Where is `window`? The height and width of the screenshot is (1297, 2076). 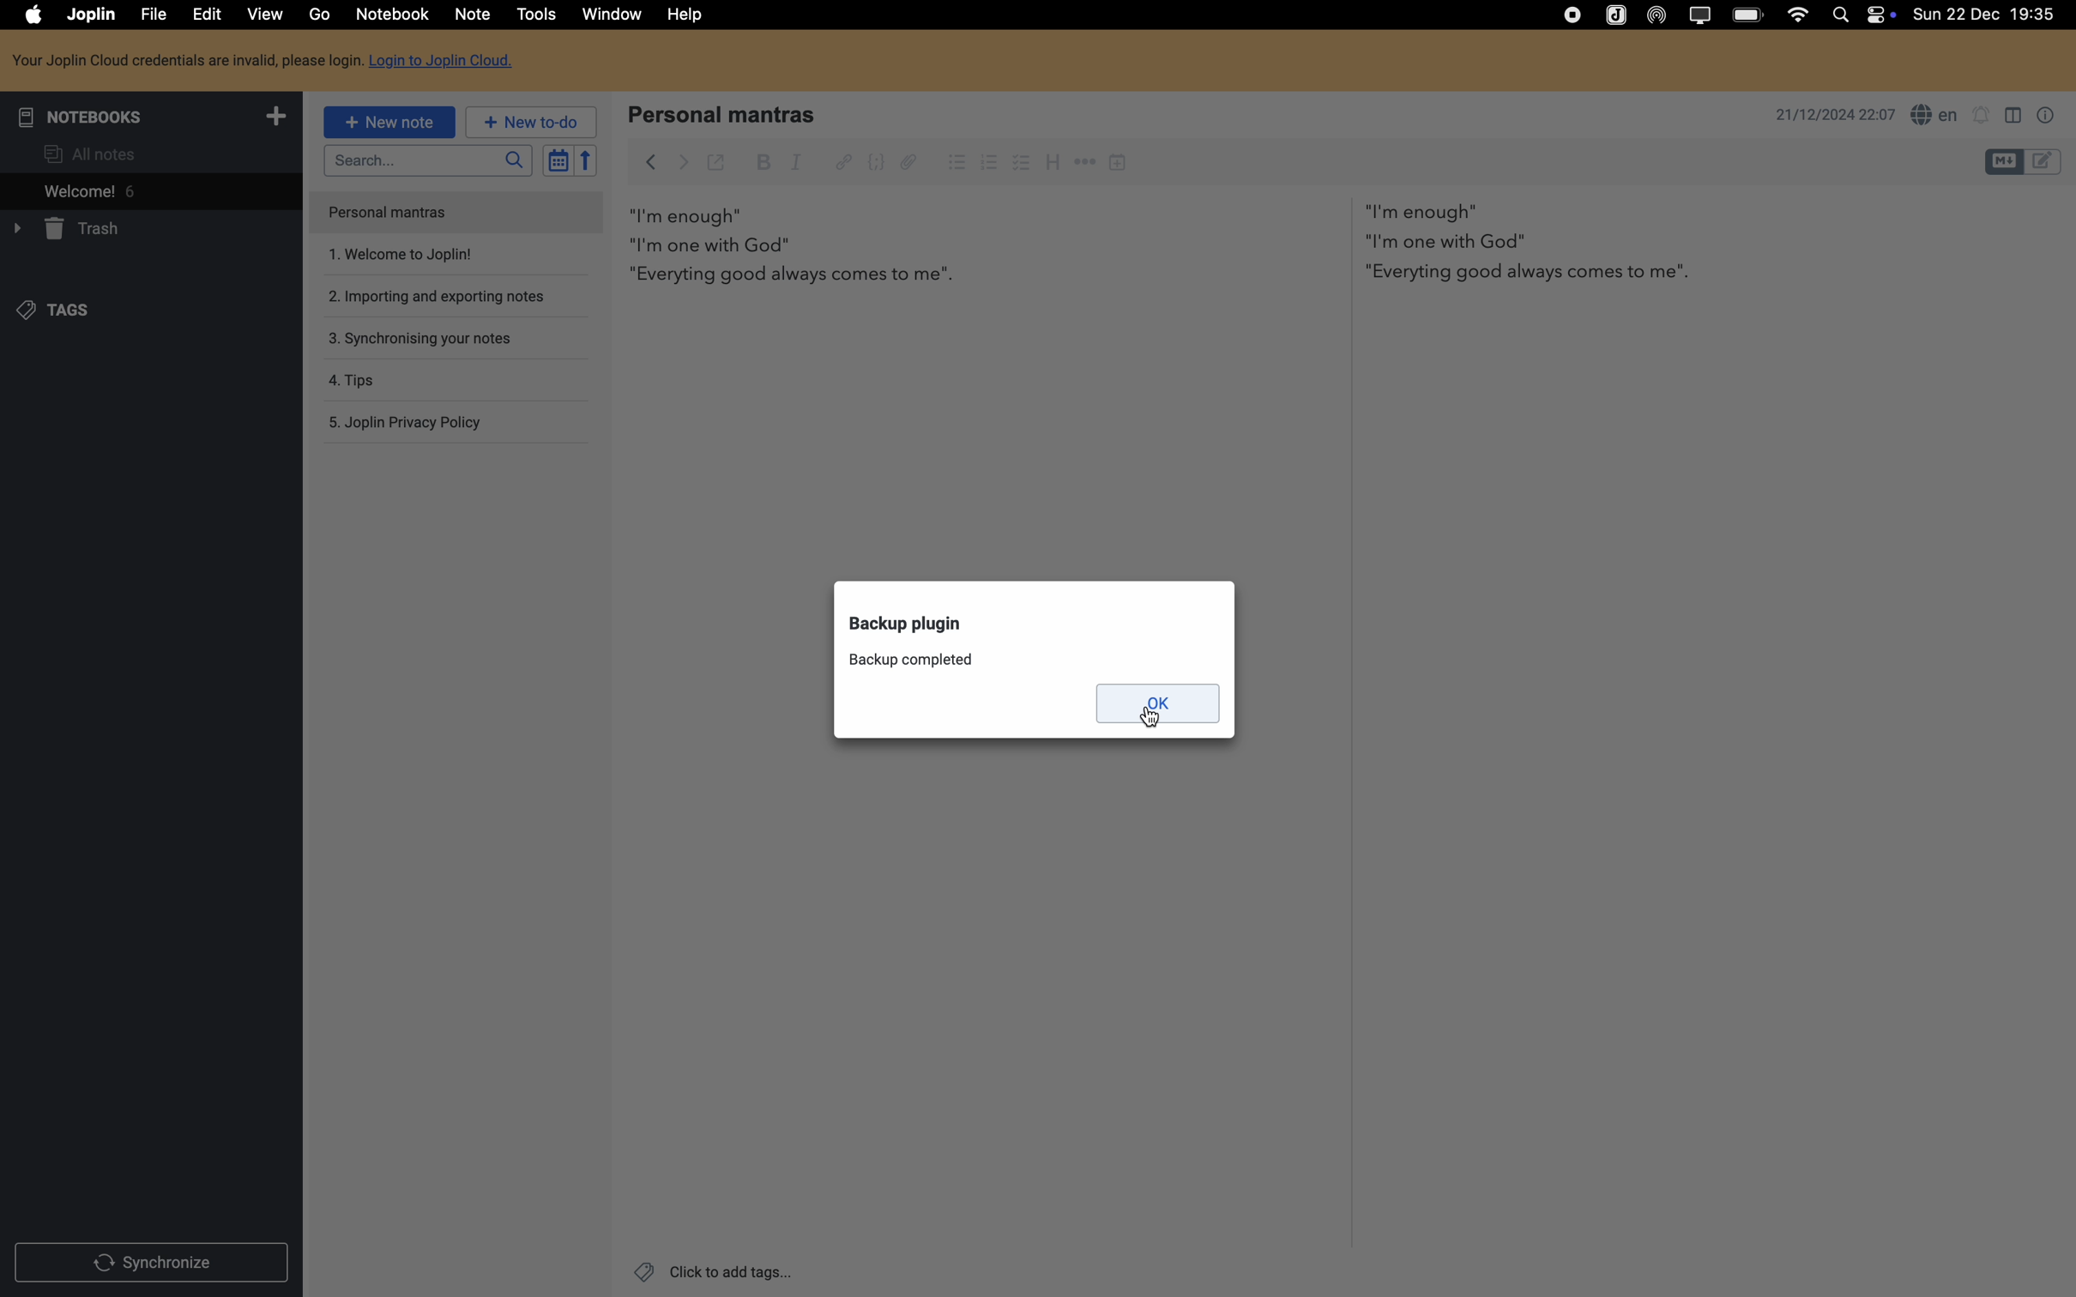 window is located at coordinates (604, 17).